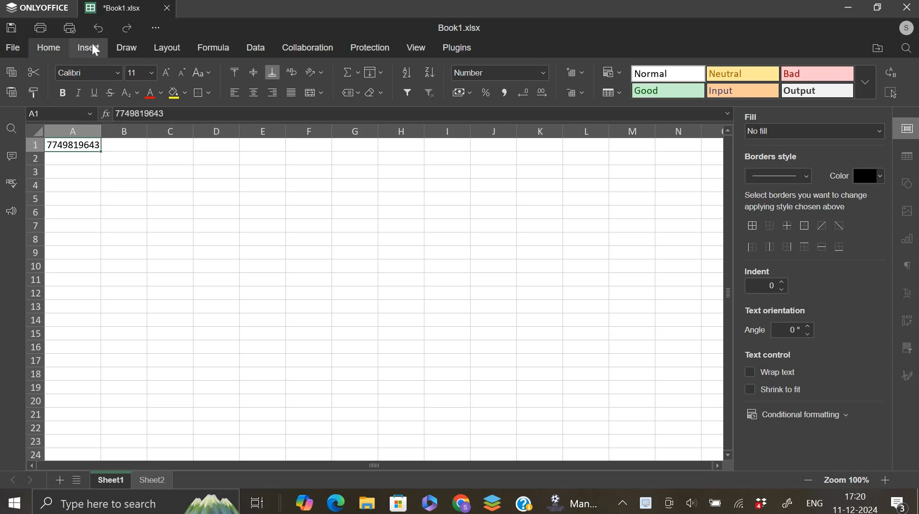  I want to click on scroll bar, so click(379, 466).